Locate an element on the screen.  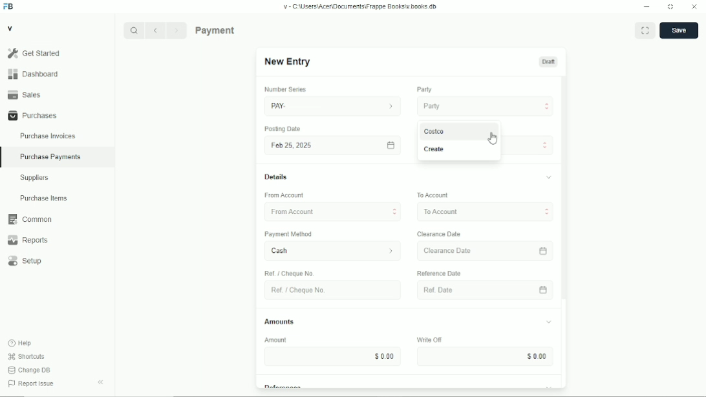
Gel Started is located at coordinates (57, 53).